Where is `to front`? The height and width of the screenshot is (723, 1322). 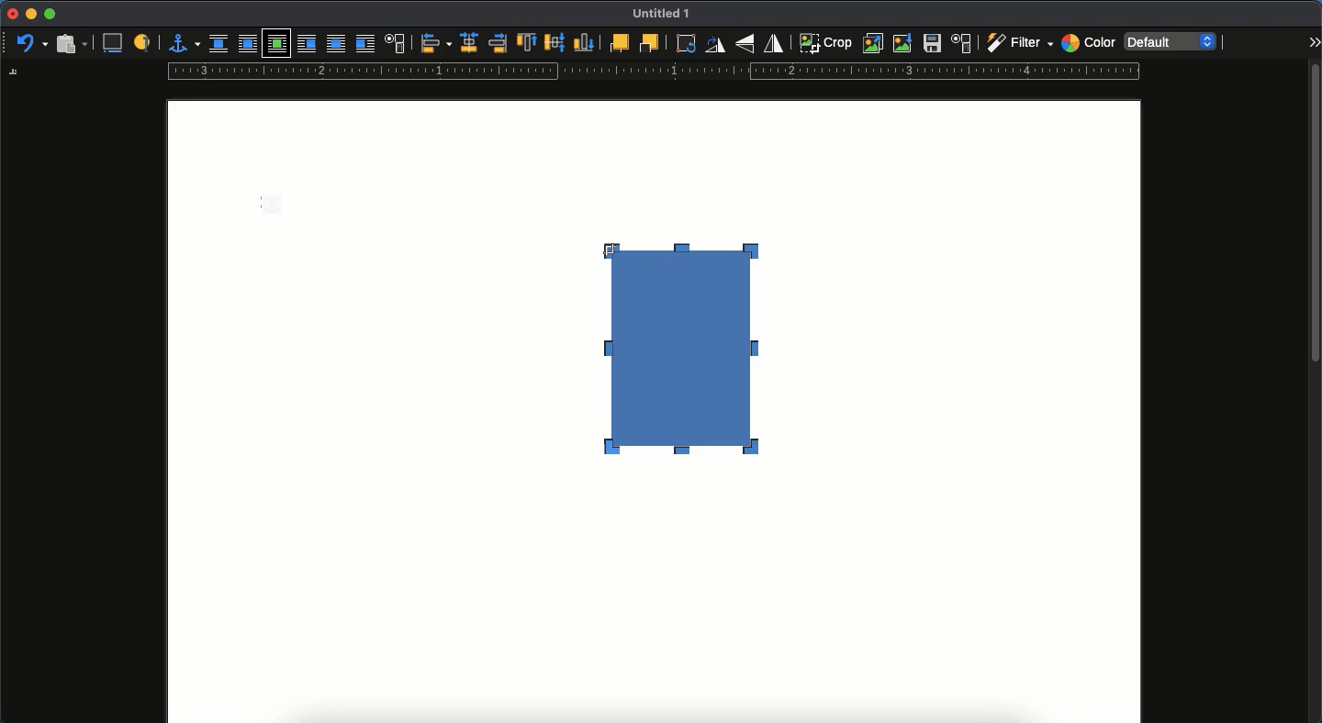
to front is located at coordinates (618, 43).